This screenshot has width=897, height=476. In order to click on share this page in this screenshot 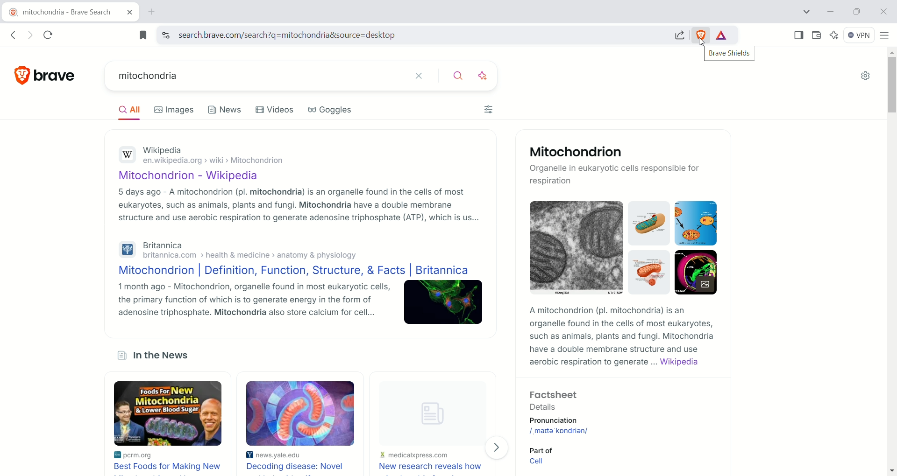, I will do `click(679, 34)`.